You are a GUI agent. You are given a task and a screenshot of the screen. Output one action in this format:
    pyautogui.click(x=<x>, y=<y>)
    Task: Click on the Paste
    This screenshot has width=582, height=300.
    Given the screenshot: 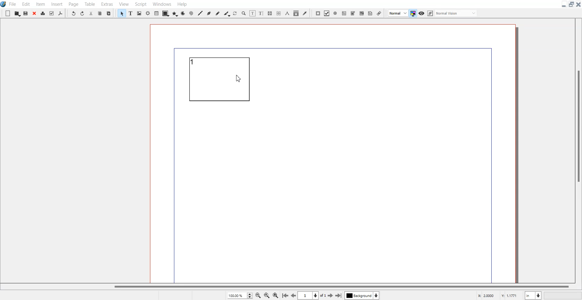 What is the action you would take?
    pyautogui.click(x=109, y=13)
    